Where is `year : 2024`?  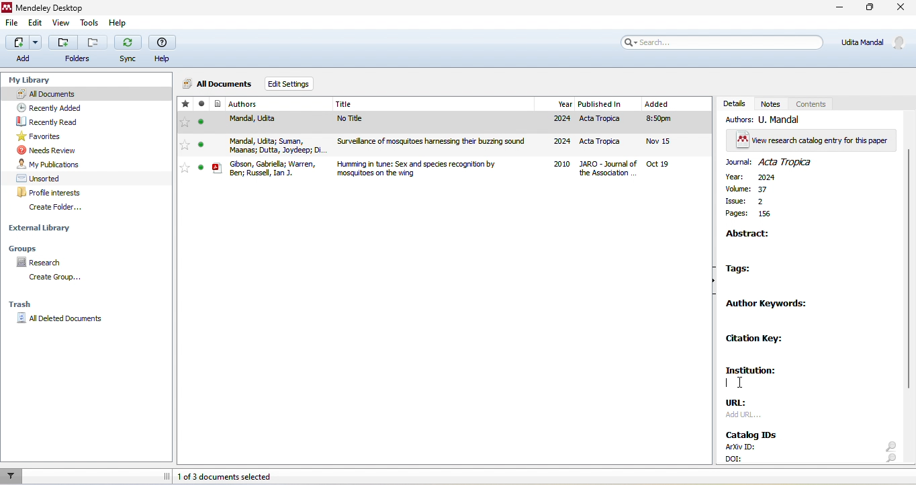
year : 2024 is located at coordinates (753, 178).